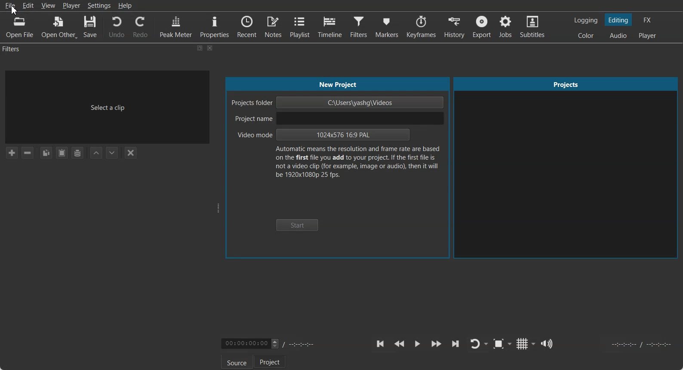 The height and width of the screenshot is (370, 683). I want to click on Open Other, so click(59, 27).